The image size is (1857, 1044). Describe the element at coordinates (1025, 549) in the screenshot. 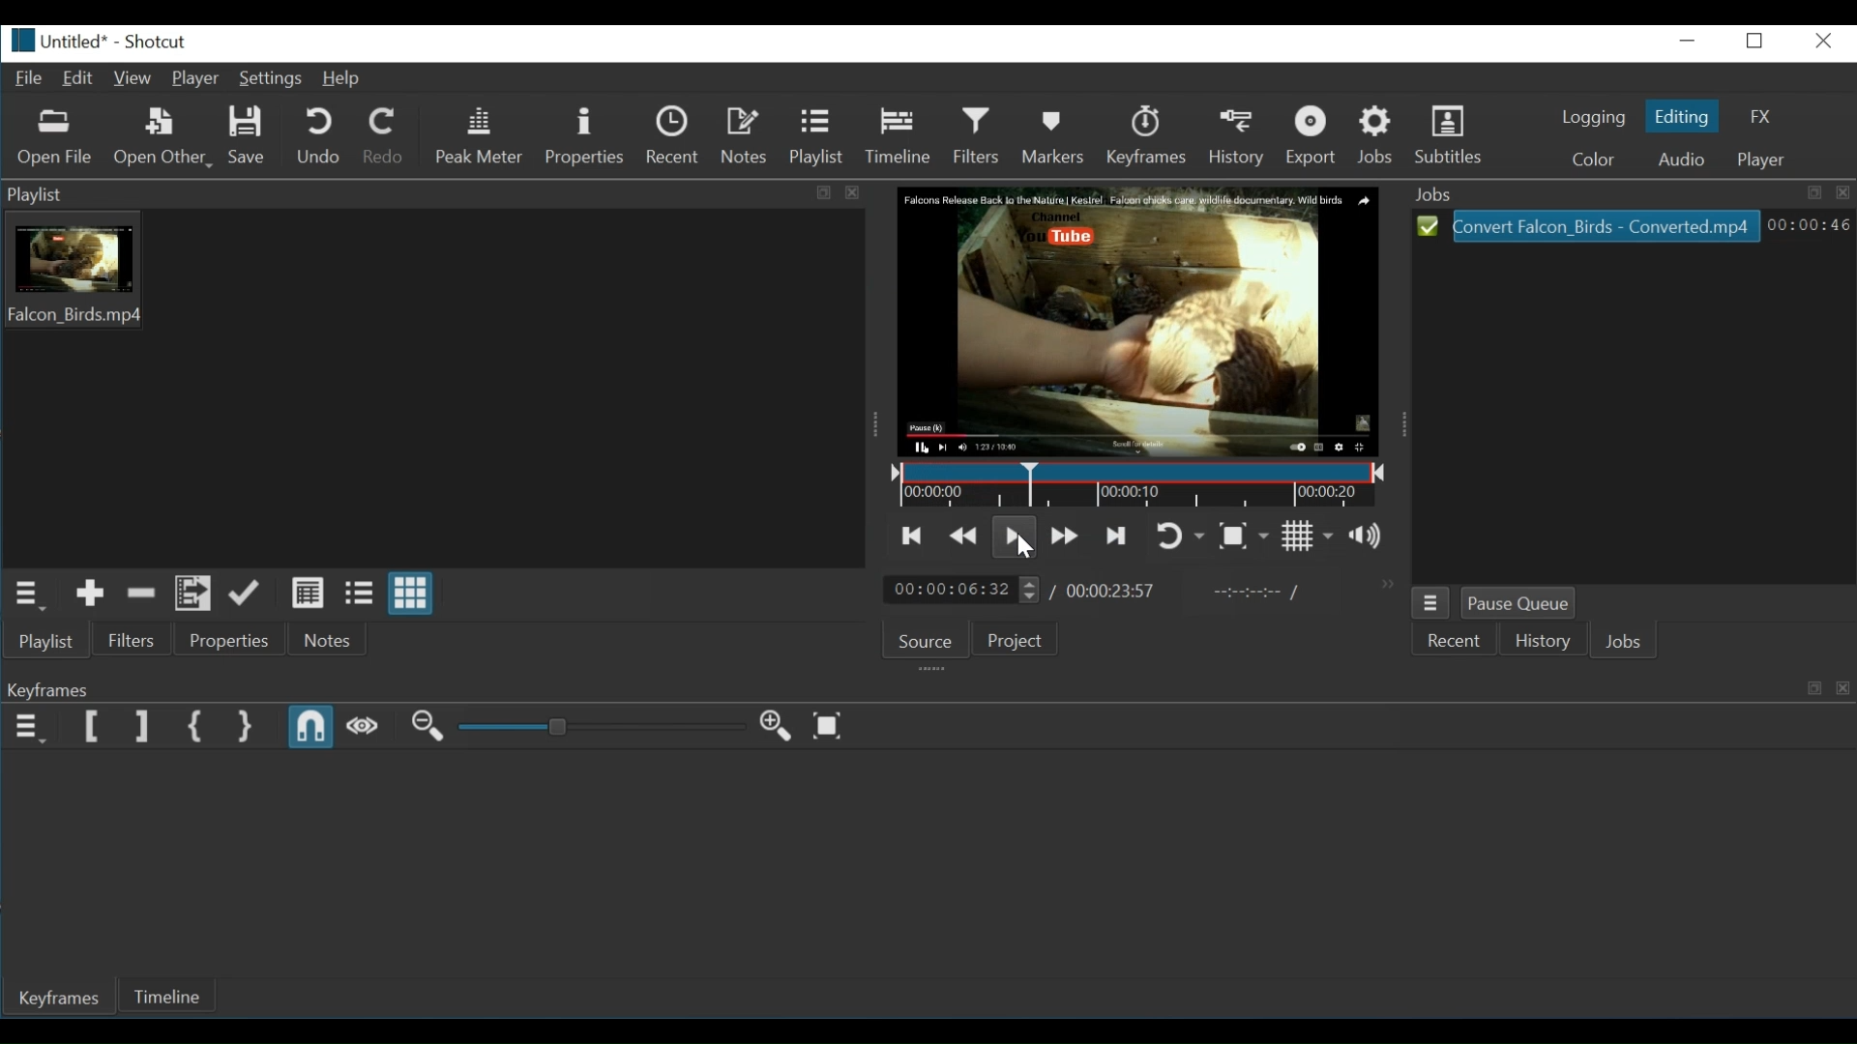

I see `cursor` at that location.